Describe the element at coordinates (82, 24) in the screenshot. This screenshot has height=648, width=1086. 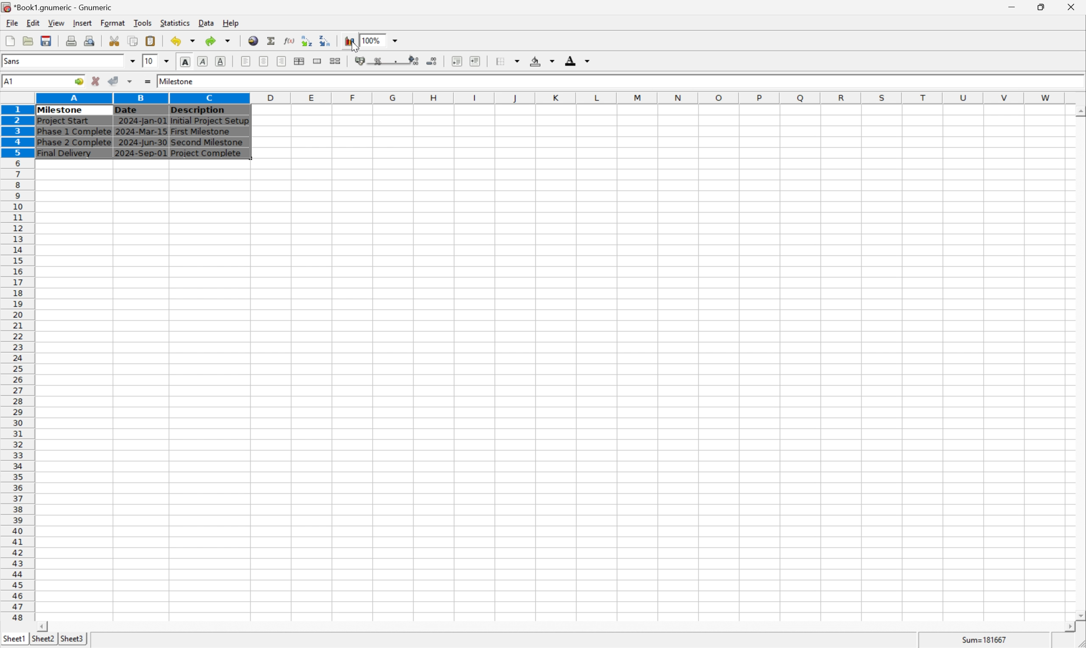
I see `insert` at that location.